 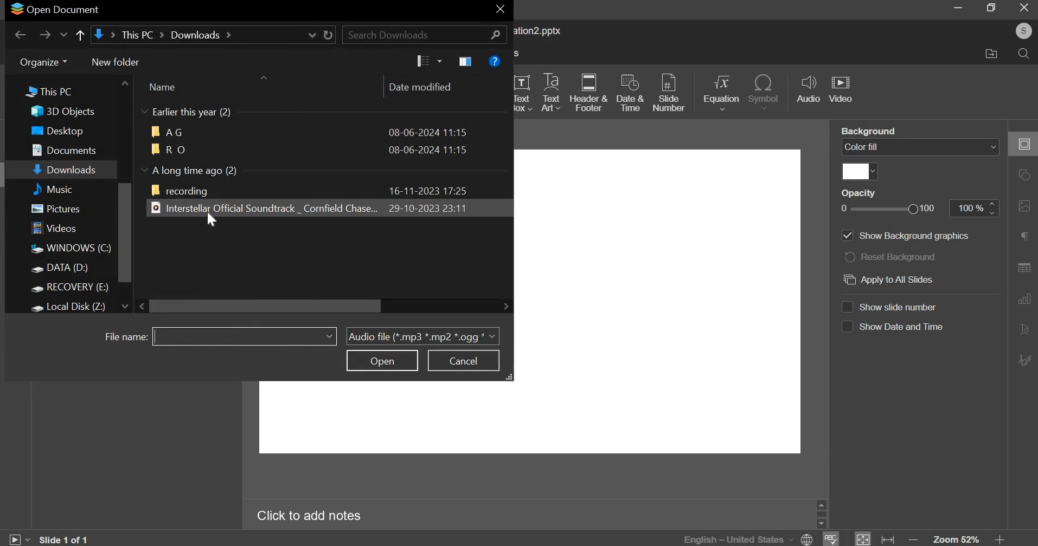 What do you see at coordinates (893, 258) in the screenshot?
I see `reset background` at bounding box center [893, 258].